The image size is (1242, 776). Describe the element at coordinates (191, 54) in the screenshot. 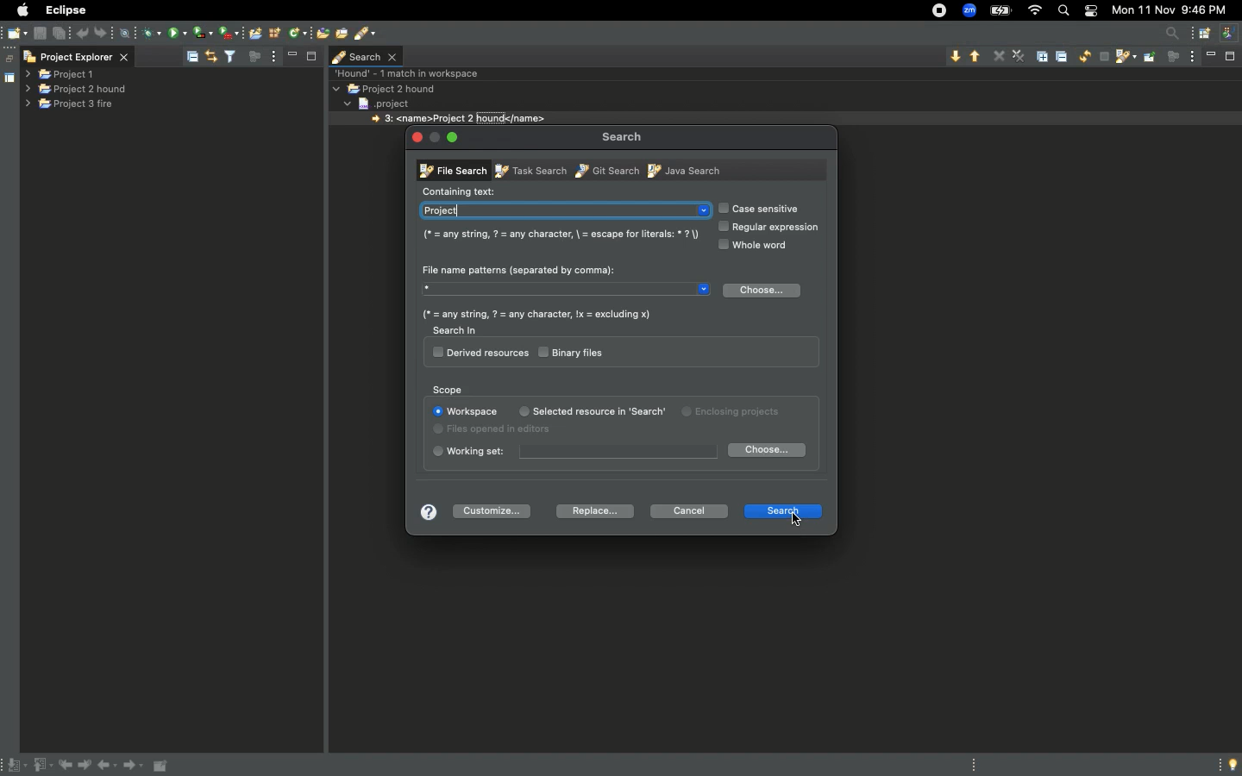

I see `collapse all` at that location.